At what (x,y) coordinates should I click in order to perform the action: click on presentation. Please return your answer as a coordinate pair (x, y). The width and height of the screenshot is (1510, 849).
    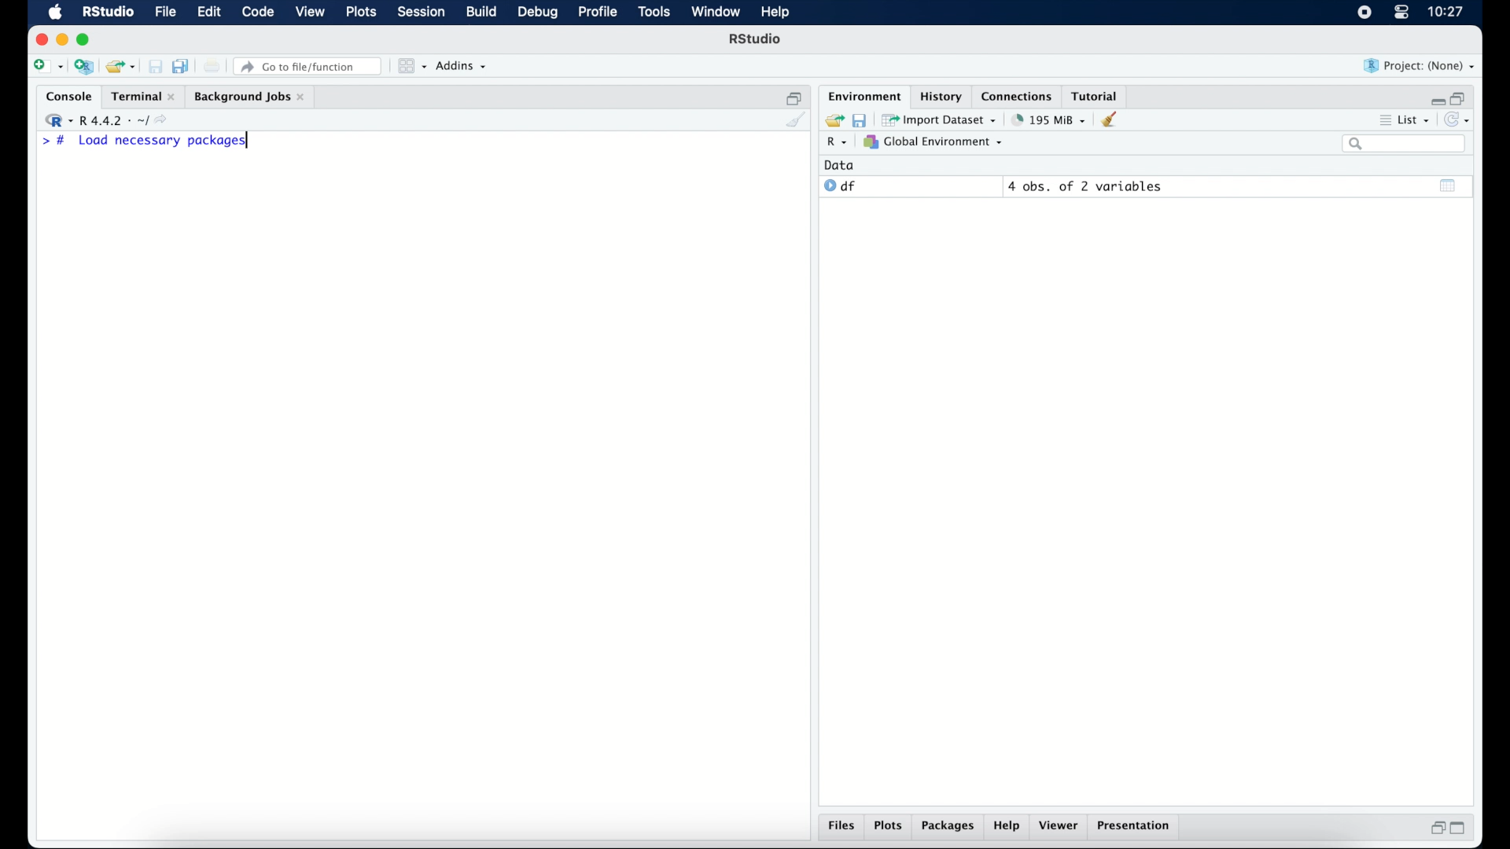
    Looking at the image, I should click on (1136, 827).